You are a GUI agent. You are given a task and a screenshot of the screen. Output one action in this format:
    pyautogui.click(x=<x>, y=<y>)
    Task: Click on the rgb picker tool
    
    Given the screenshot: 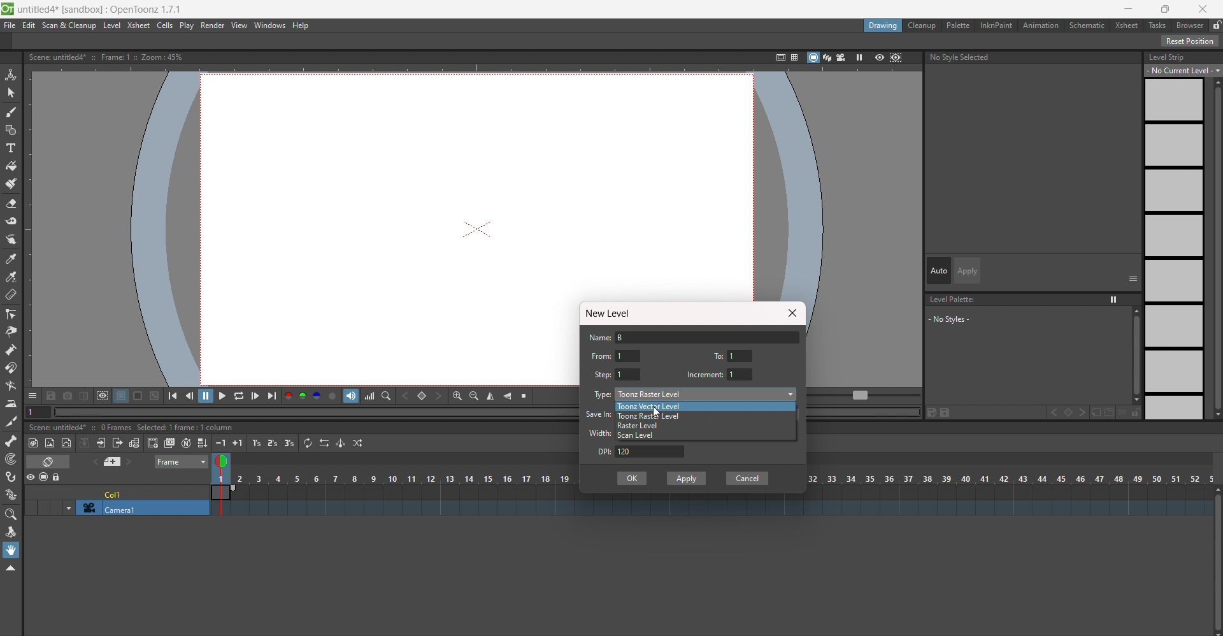 What is the action you would take?
    pyautogui.click(x=10, y=277)
    